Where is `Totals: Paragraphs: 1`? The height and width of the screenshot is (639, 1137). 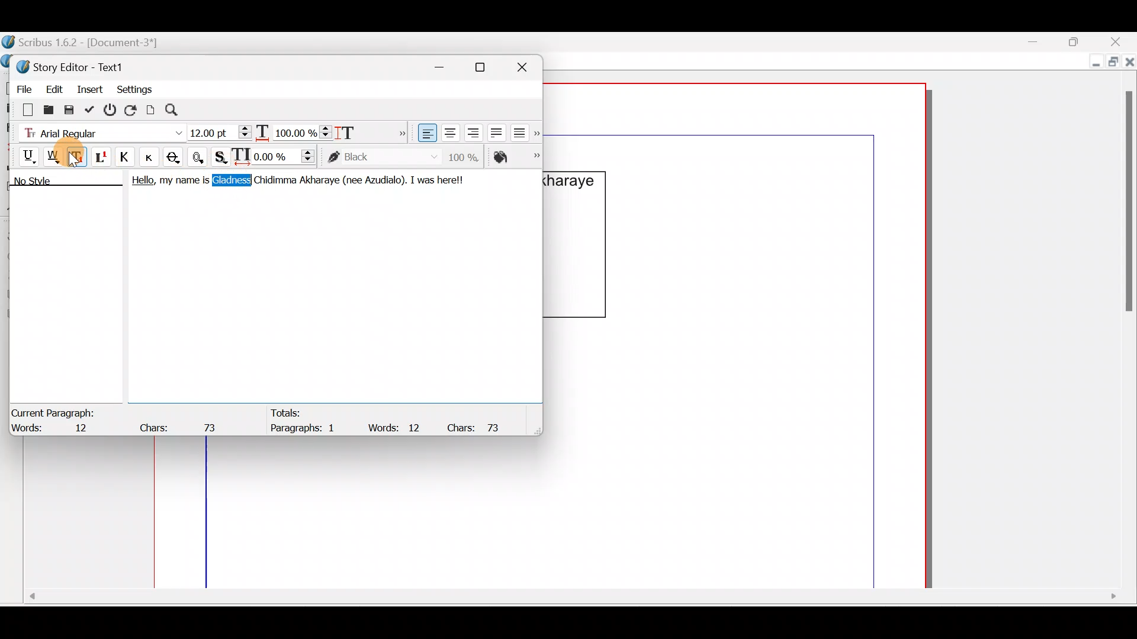
Totals: Paragraphs: 1 is located at coordinates (304, 420).